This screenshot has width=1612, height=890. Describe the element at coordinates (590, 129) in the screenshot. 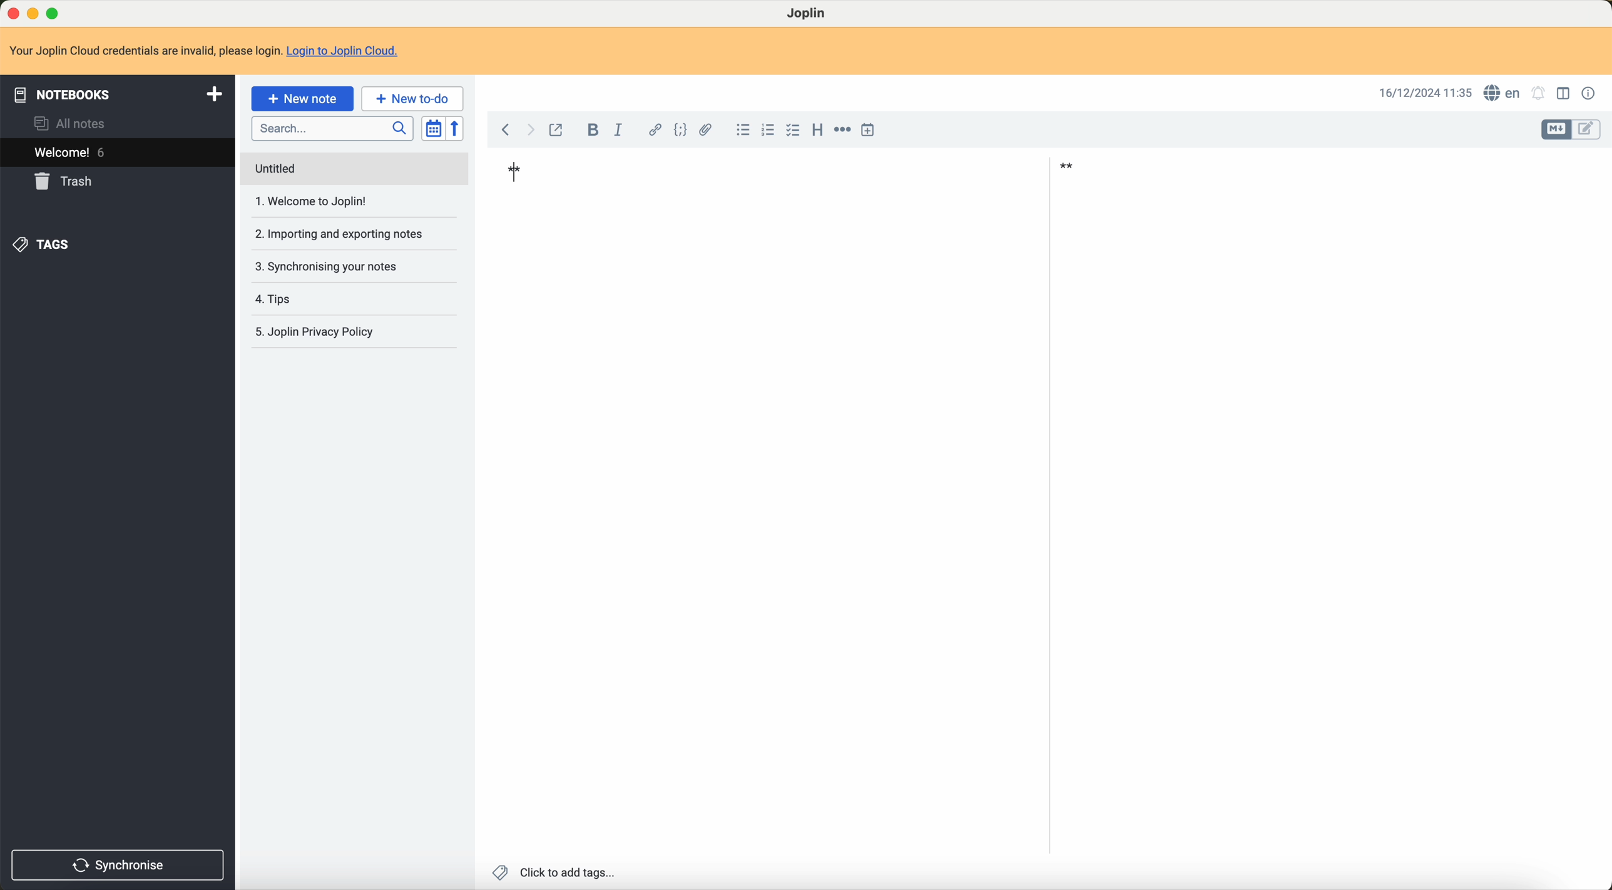

I see `bold` at that location.